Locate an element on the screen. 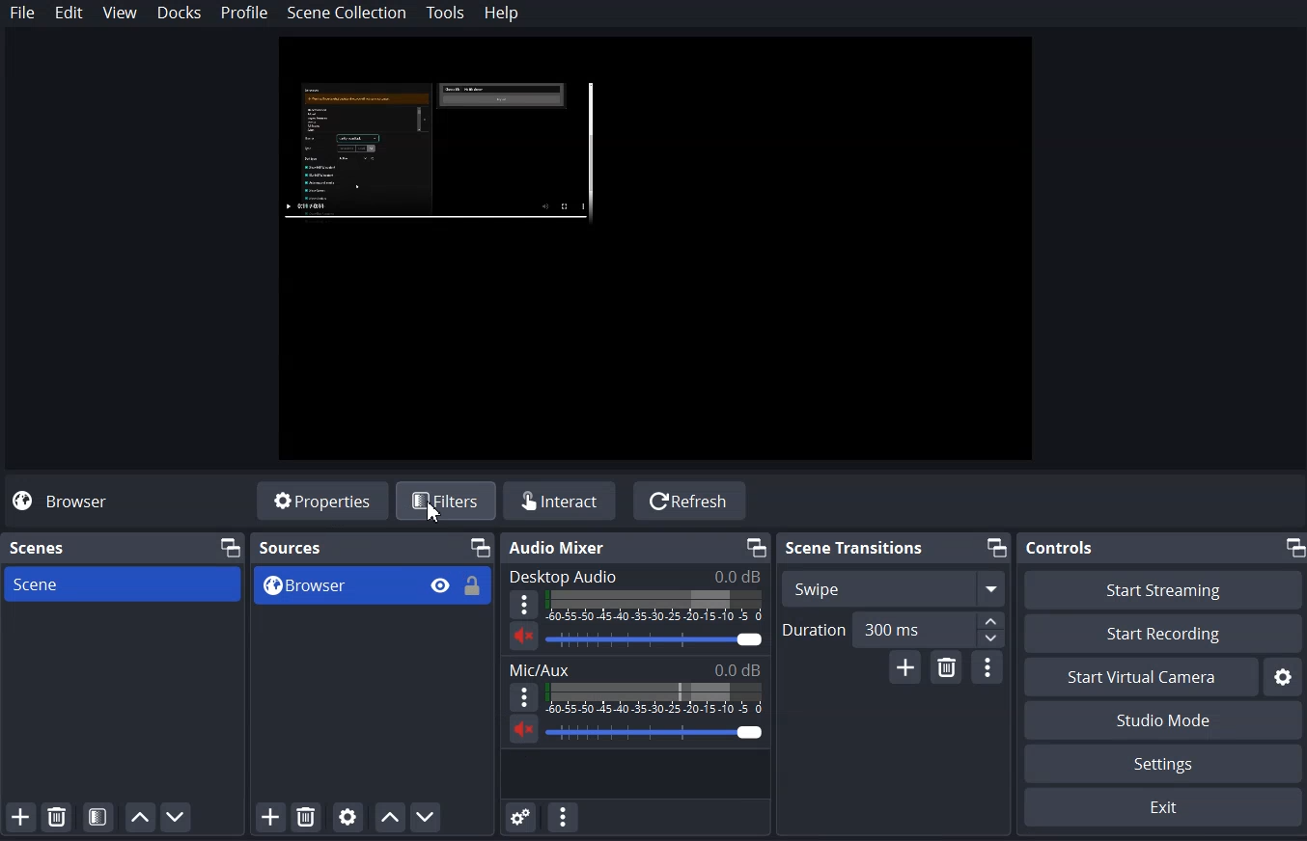 The width and height of the screenshot is (1307, 841). Add Scene is located at coordinates (19, 817).